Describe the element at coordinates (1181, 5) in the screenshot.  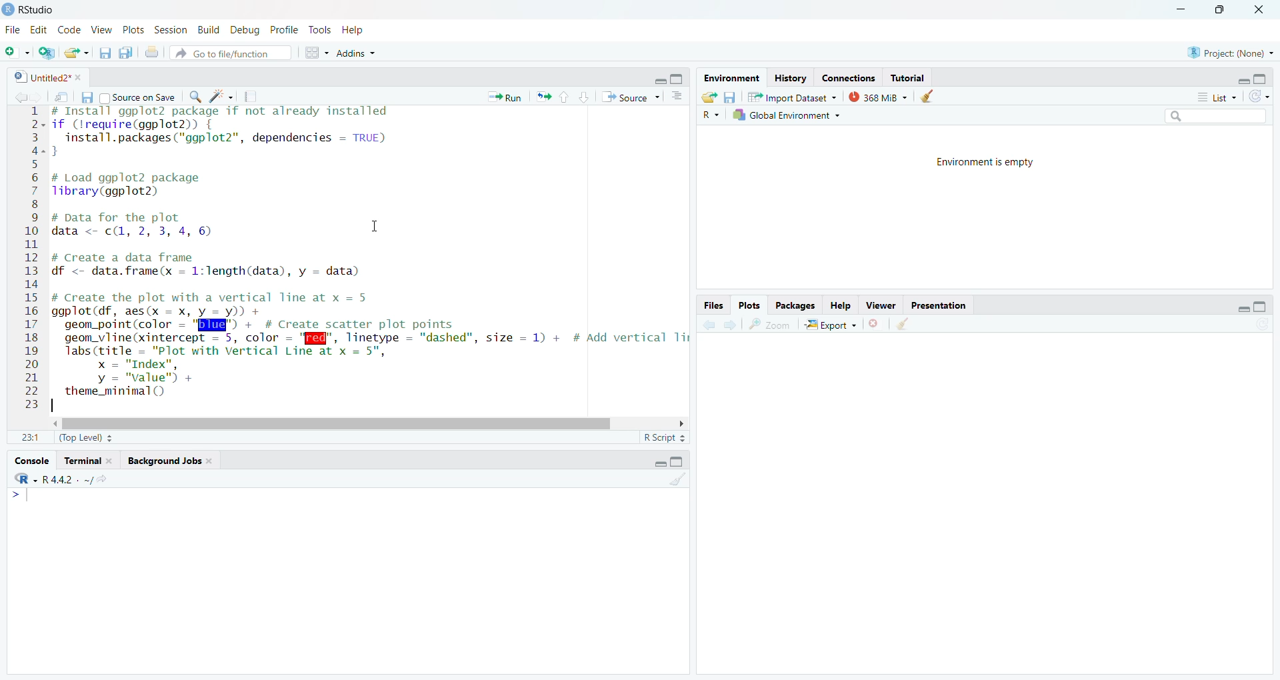
I see `minimise` at that location.